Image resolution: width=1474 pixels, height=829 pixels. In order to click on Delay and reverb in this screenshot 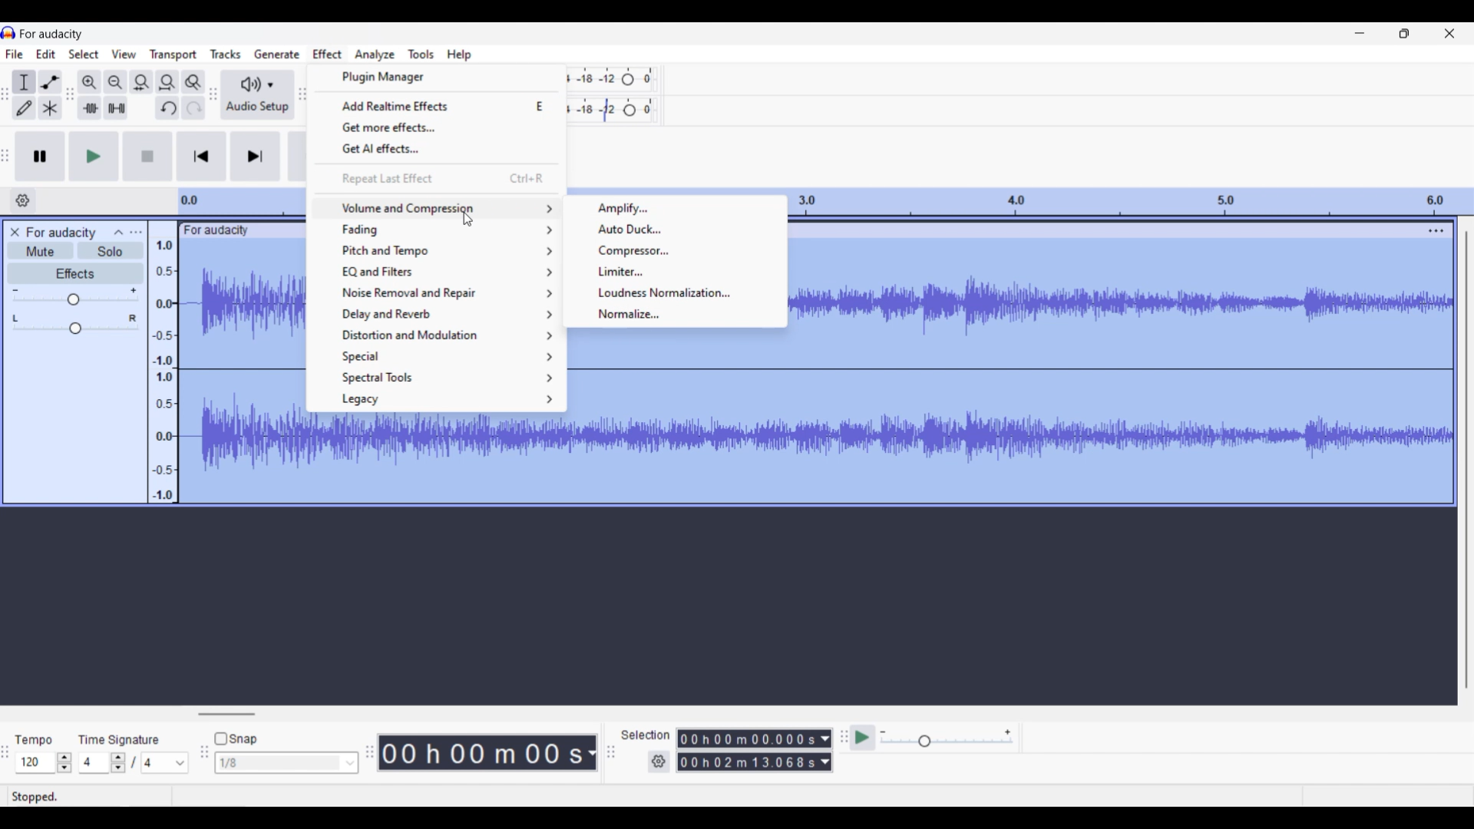, I will do `click(438, 315)`.